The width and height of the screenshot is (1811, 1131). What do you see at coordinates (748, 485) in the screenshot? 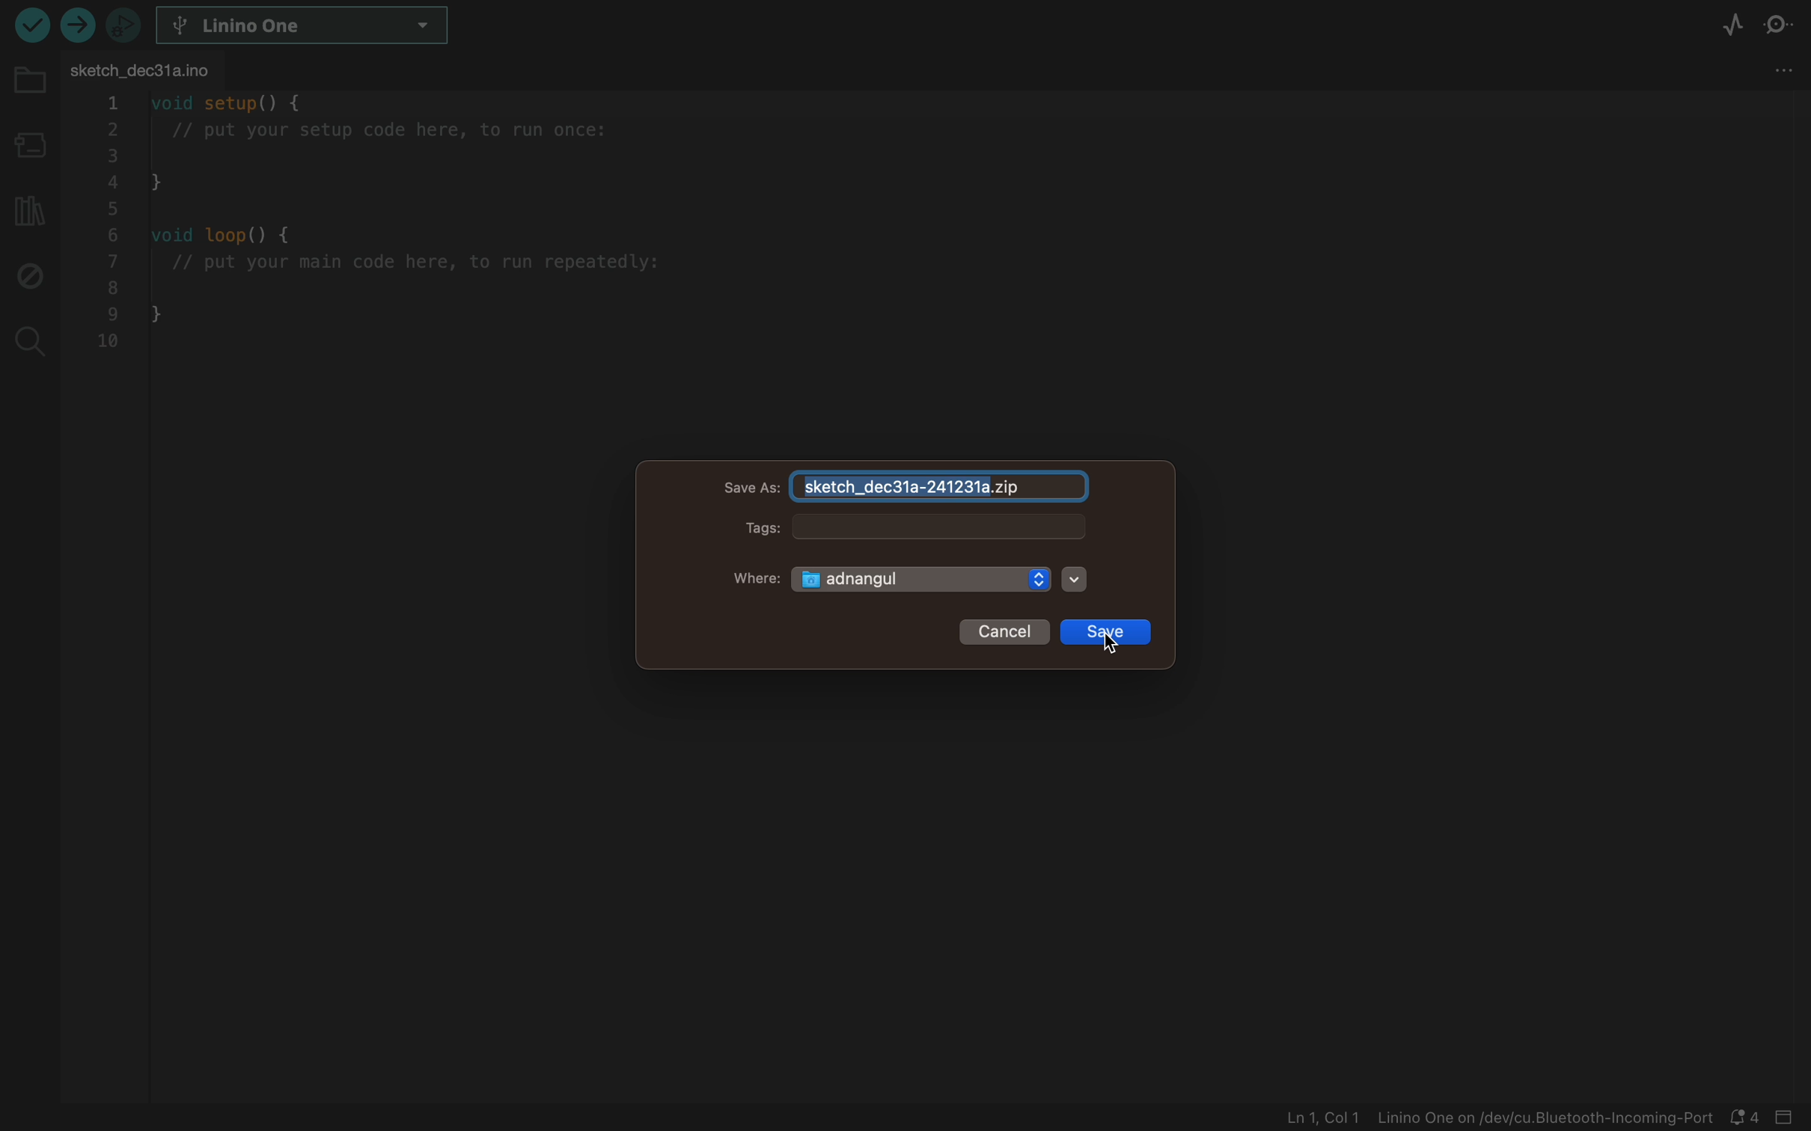
I see `save as` at bounding box center [748, 485].